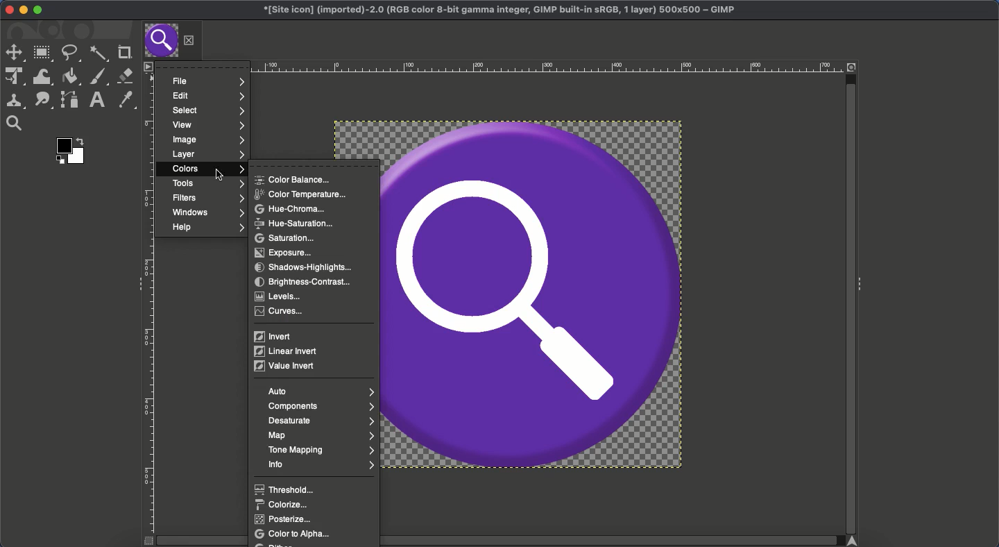 This screenshot has height=547, width=999. Describe the element at coordinates (319, 406) in the screenshot. I see `Components` at that location.